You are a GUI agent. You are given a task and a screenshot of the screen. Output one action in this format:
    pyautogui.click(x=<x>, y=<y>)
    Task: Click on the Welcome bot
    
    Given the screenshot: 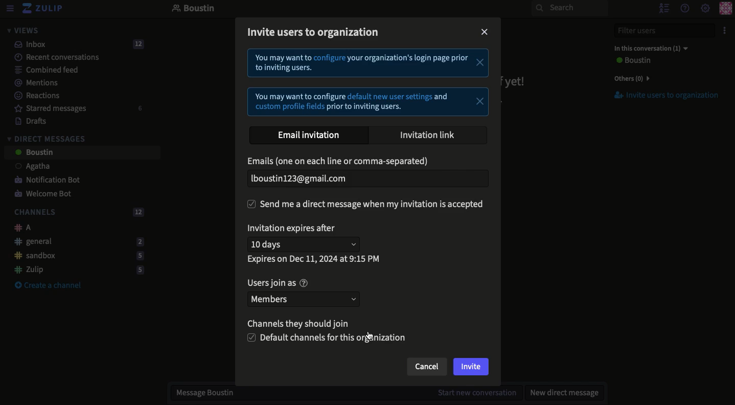 What is the action you would take?
    pyautogui.click(x=44, y=194)
    